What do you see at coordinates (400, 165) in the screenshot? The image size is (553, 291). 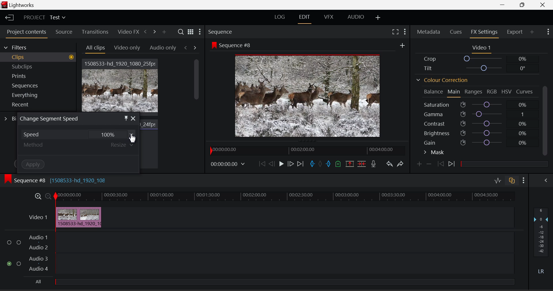 I see `Redo` at bounding box center [400, 165].